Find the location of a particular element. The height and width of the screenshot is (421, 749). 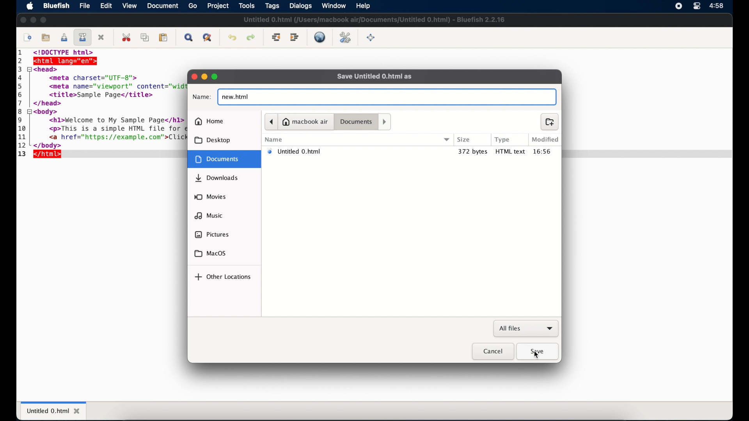

next folder is located at coordinates (385, 122).